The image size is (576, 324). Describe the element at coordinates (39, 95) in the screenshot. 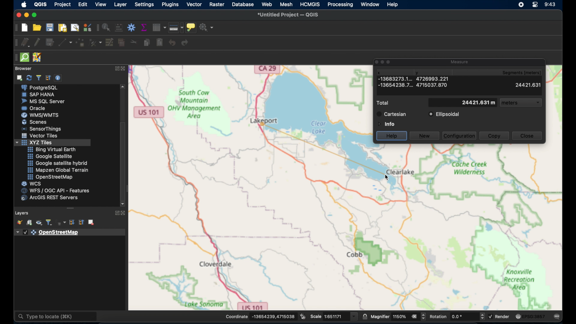

I see `sap hana` at that location.